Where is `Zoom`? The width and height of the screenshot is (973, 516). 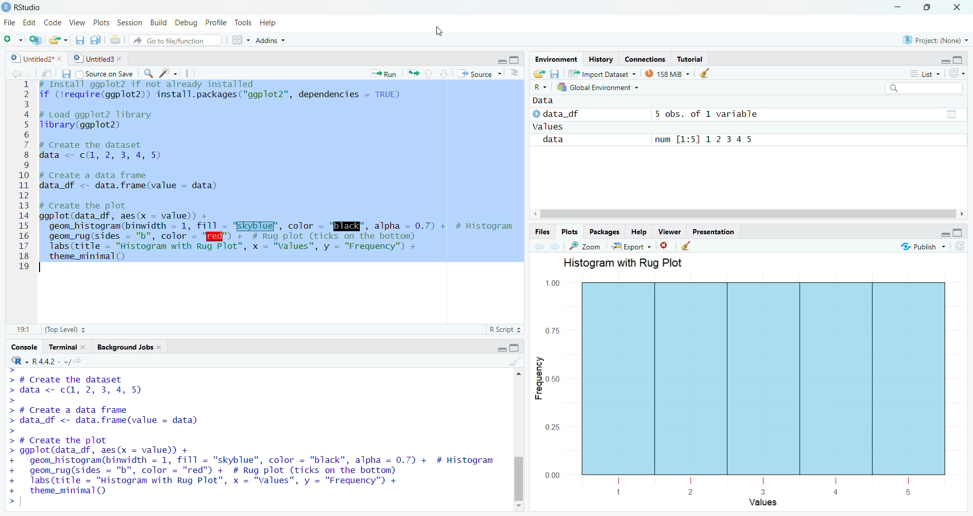 Zoom is located at coordinates (588, 246).